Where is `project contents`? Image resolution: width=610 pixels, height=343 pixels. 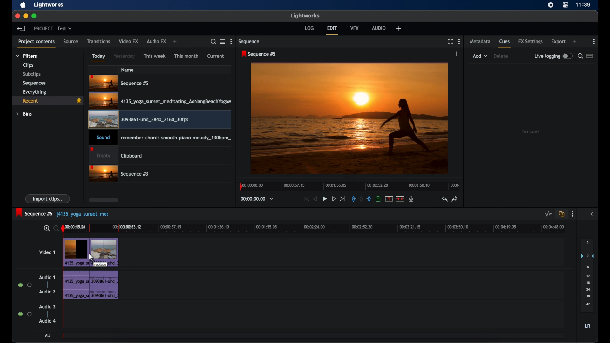 project contents is located at coordinates (37, 44).